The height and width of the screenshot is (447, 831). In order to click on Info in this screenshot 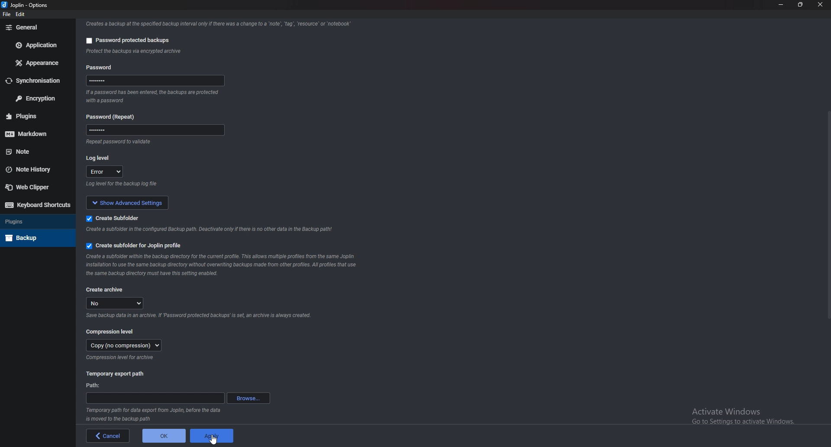, I will do `click(223, 265)`.